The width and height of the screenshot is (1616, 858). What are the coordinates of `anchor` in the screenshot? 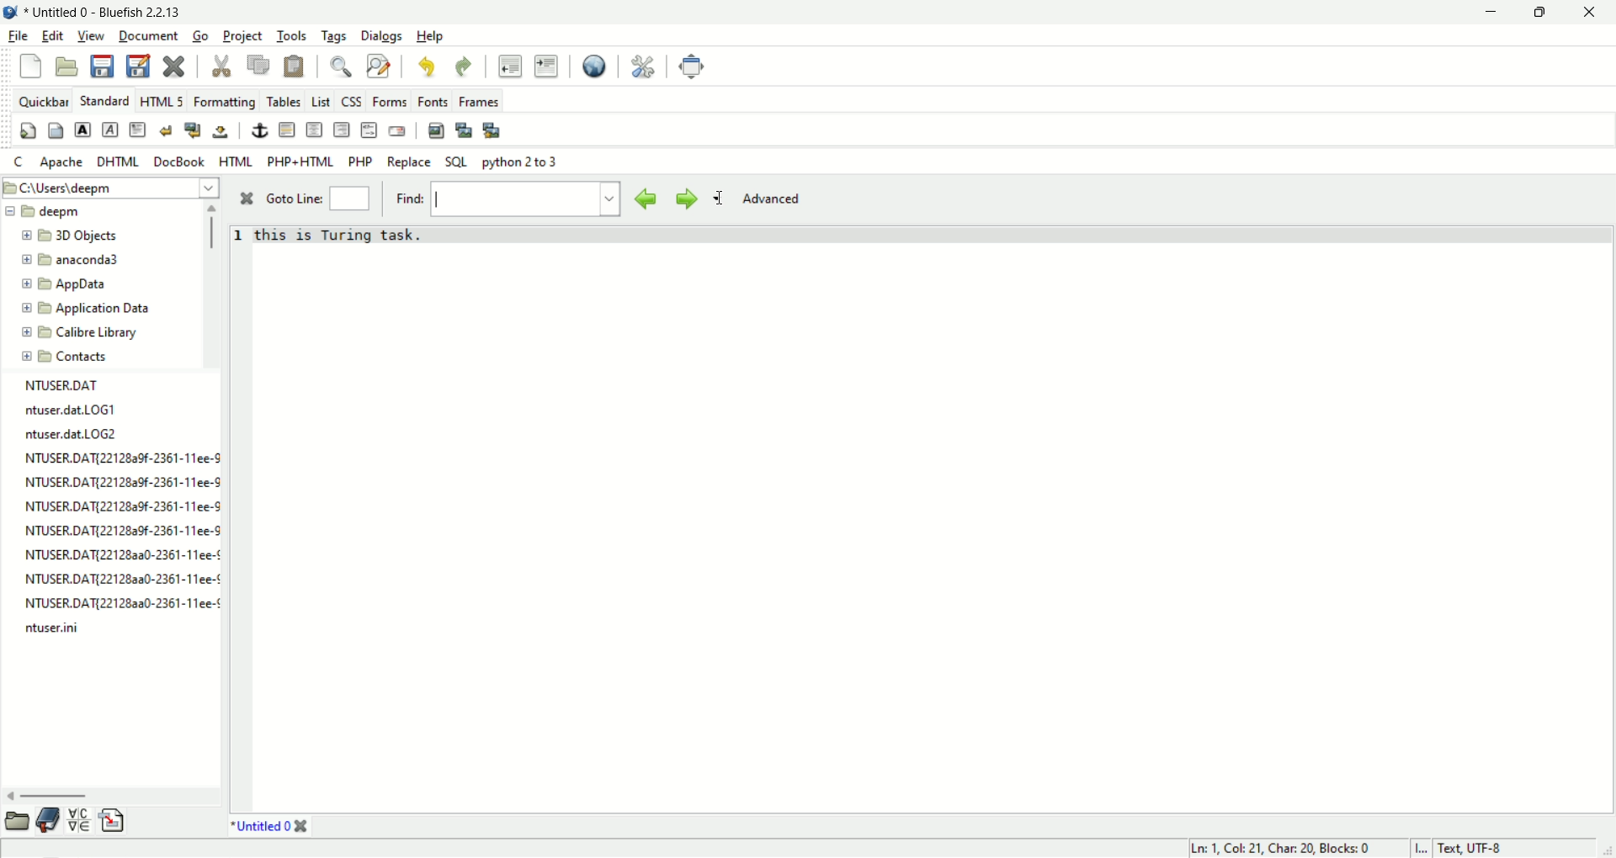 It's located at (260, 130).